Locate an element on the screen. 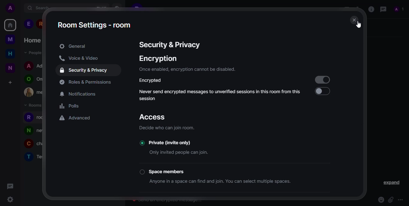  home is located at coordinates (10, 53).